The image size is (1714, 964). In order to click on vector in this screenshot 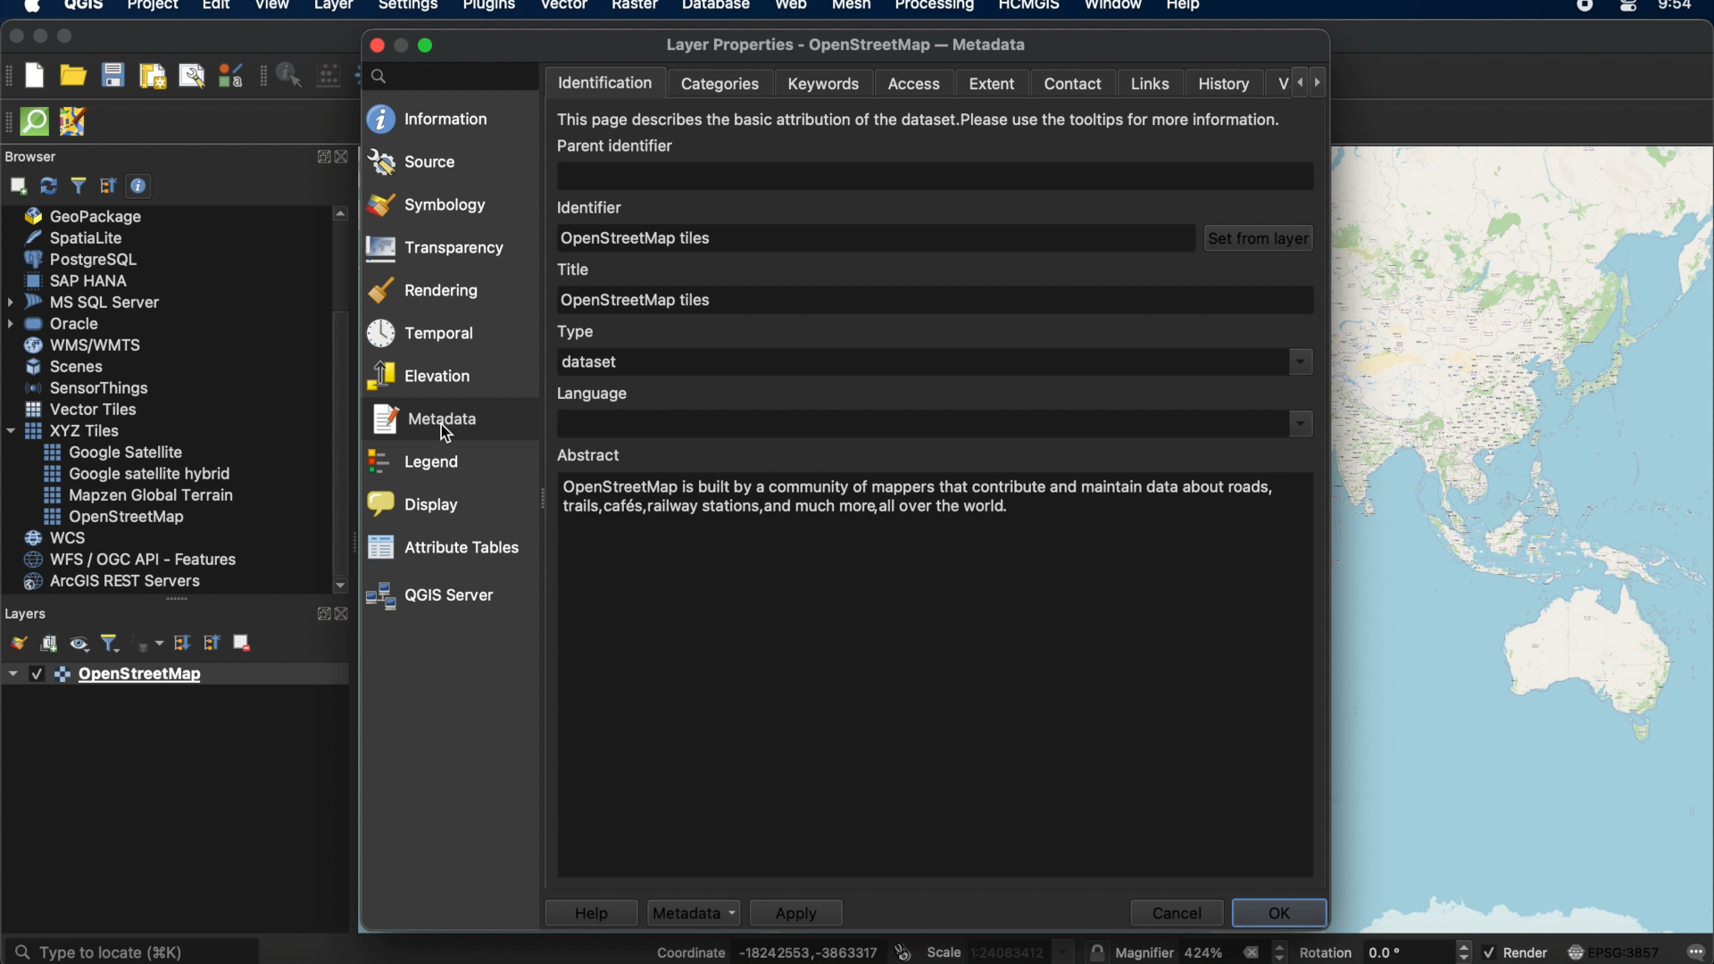, I will do `click(563, 7)`.